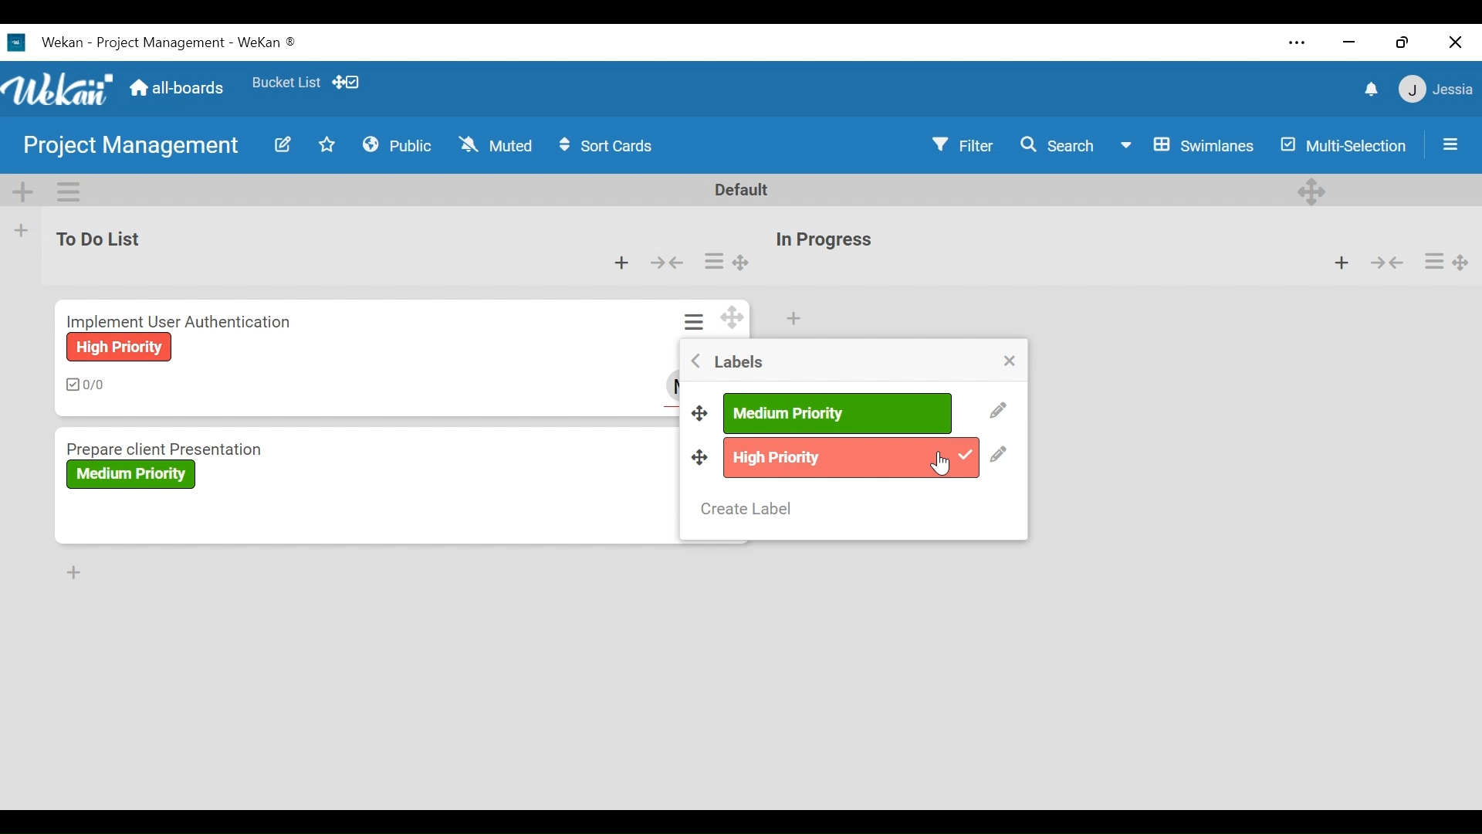 The height and width of the screenshot is (834, 1482). I want to click on Favorites, so click(286, 80).